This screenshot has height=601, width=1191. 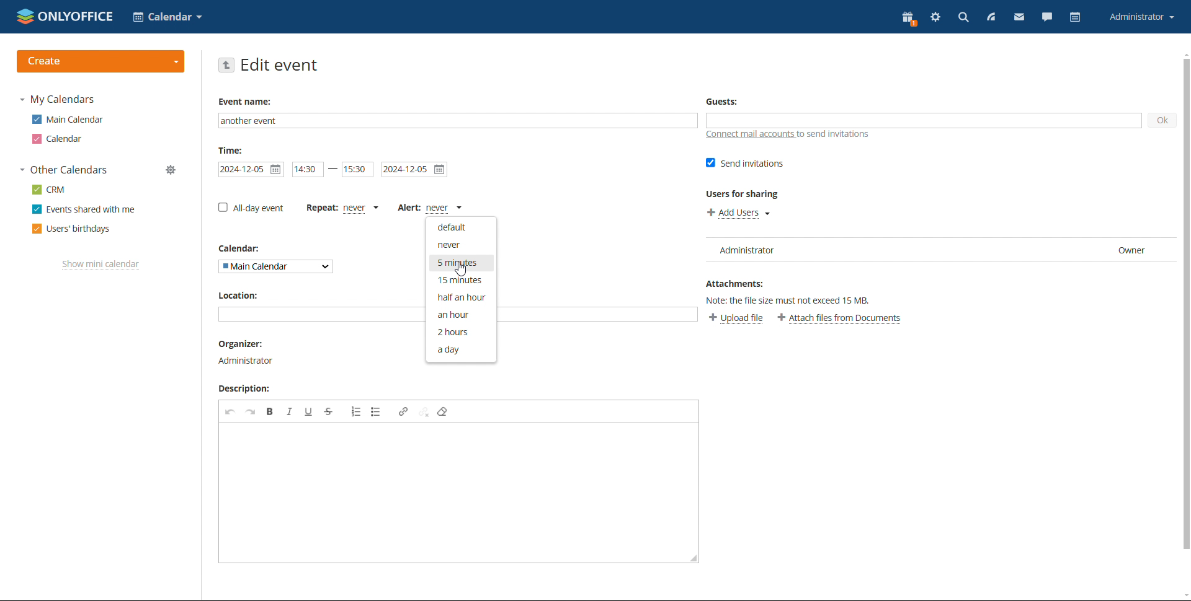 What do you see at coordinates (309, 411) in the screenshot?
I see `underline` at bounding box center [309, 411].